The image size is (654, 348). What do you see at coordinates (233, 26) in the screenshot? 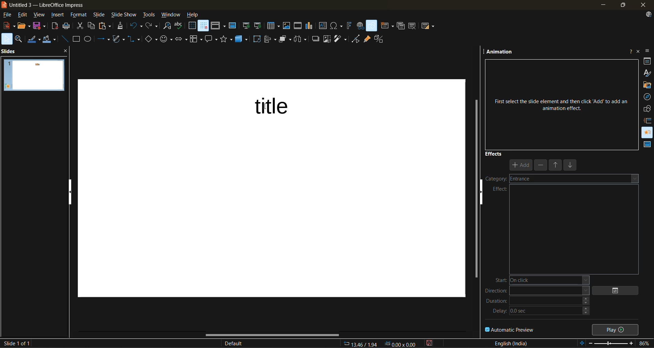
I see `master slide` at bounding box center [233, 26].